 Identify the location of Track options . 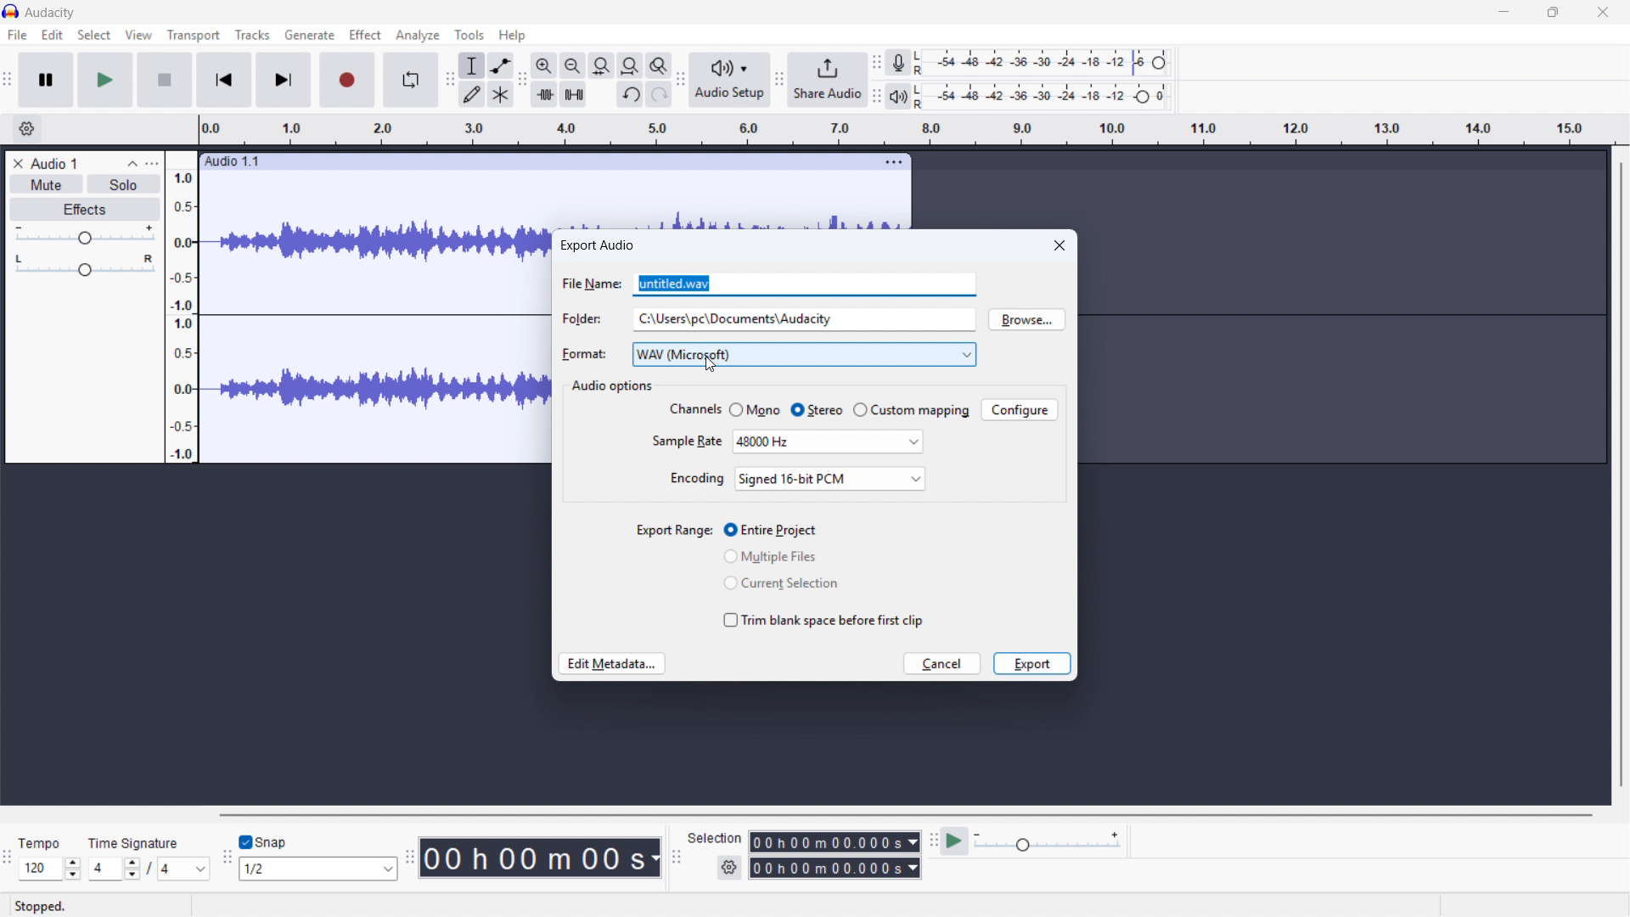
(893, 161).